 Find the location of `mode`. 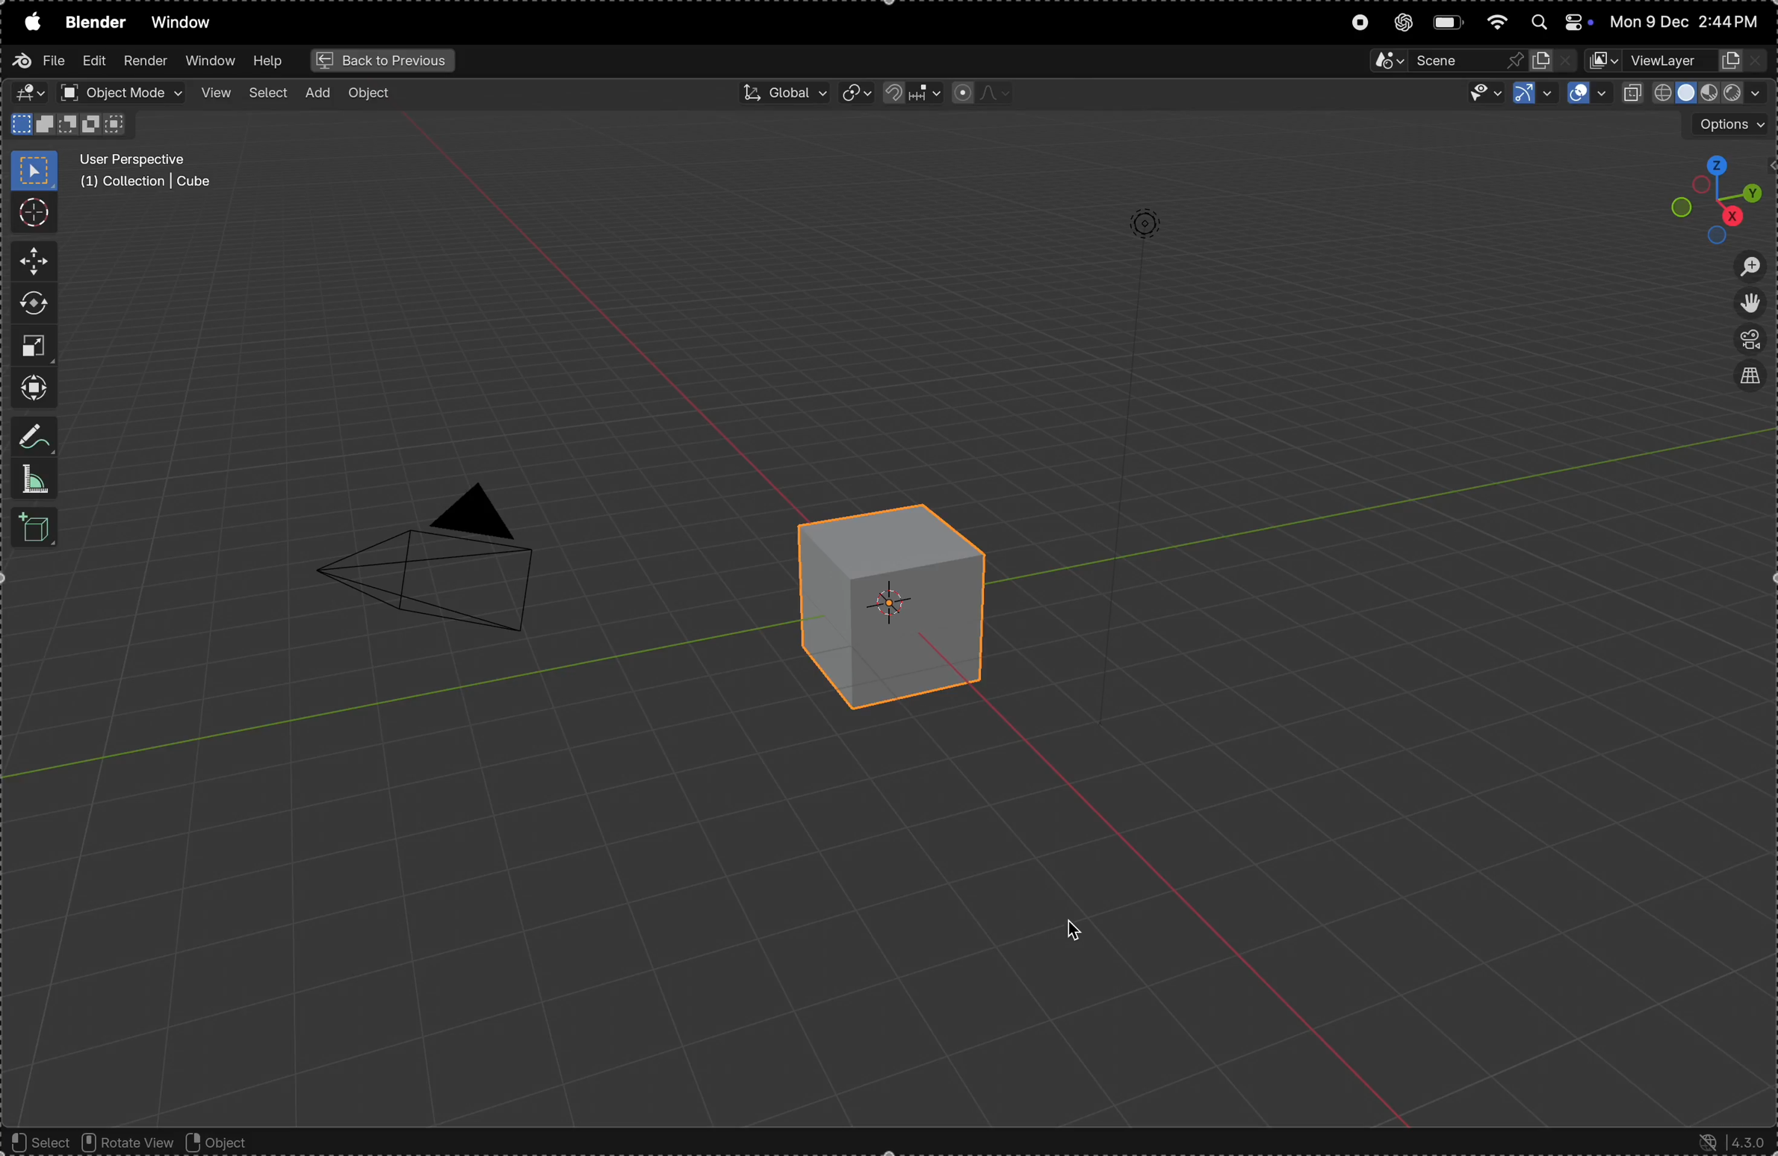

mode is located at coordinates (67, 124).